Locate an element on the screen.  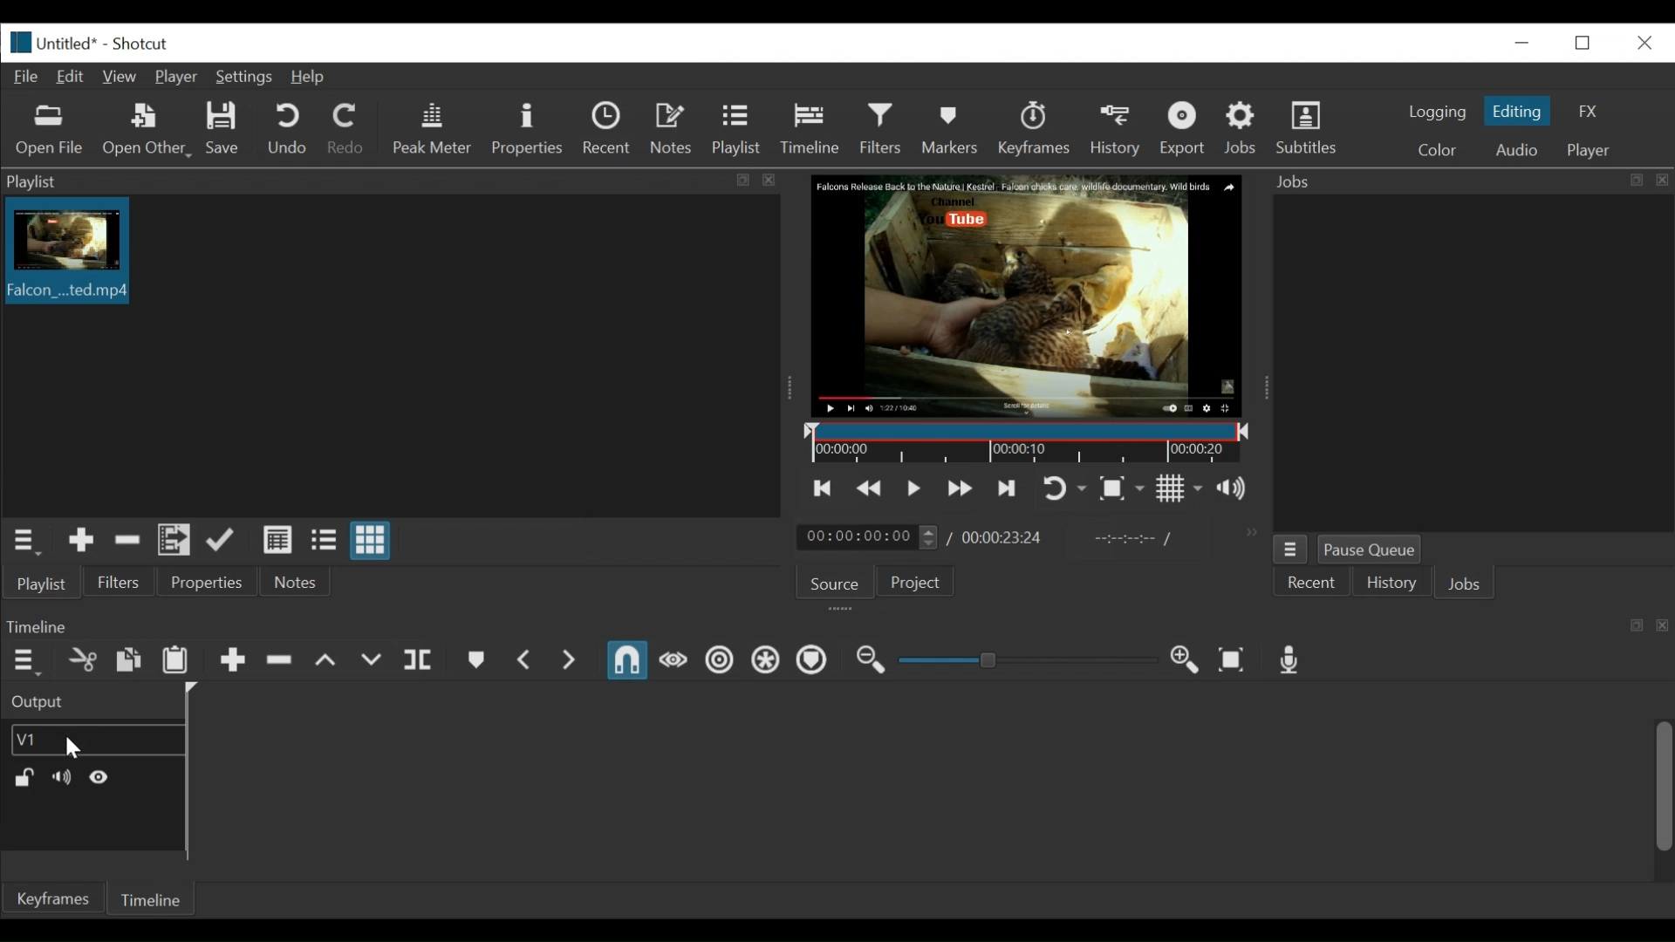
Pause Queue is located at coordinates (1375, 550).